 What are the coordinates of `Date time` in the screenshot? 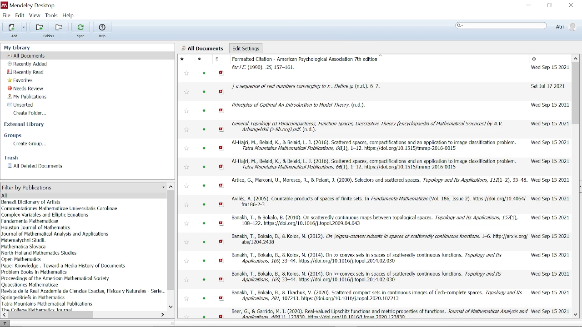 It's located at (550, 105).